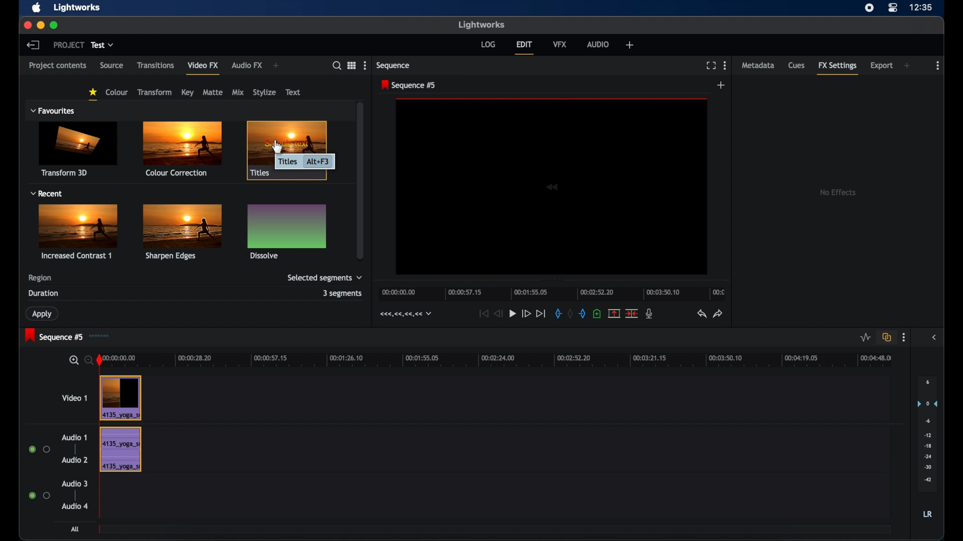  What do you see at coordinates (409, 85) in the screenshot?
I see `sequence 5` at bounding box center [409, 85].